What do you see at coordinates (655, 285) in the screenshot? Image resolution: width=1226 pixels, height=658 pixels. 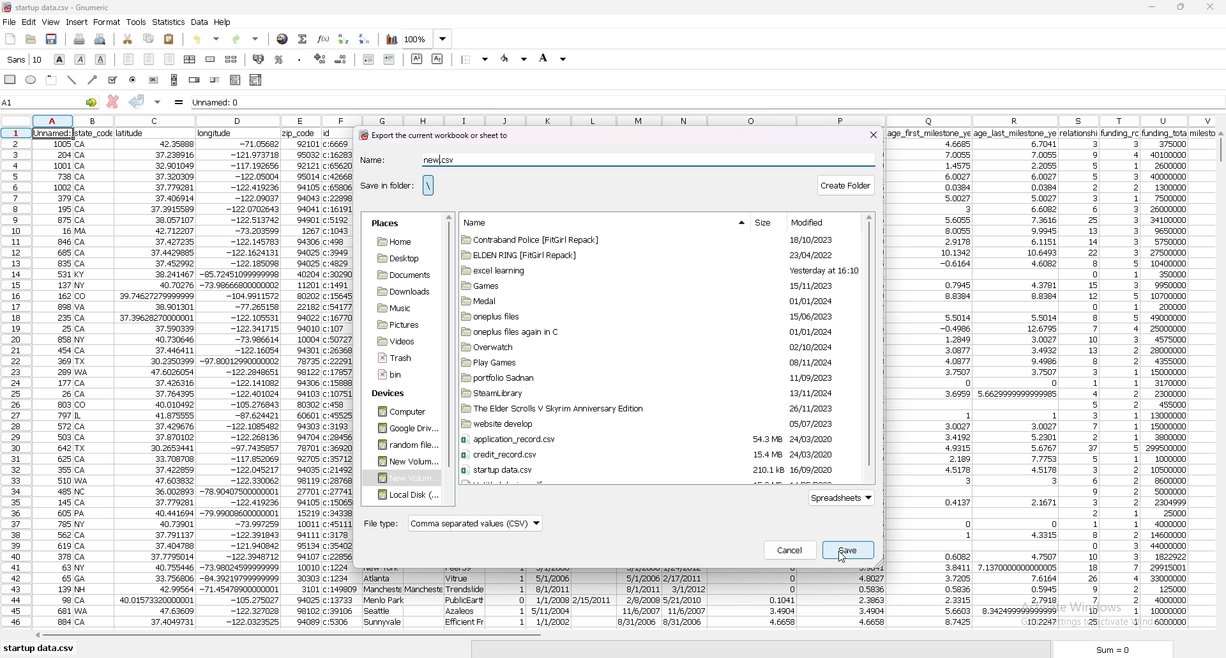 I see `folder` at bounding box center [655, 285].